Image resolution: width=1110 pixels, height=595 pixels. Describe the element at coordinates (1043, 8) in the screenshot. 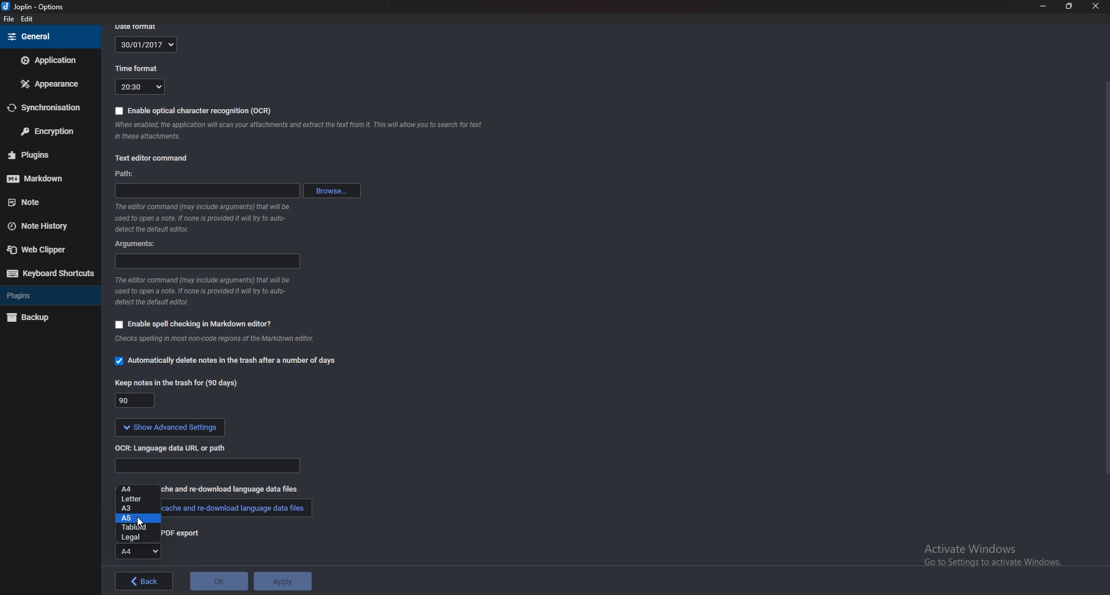

I see `minimize` at that location.